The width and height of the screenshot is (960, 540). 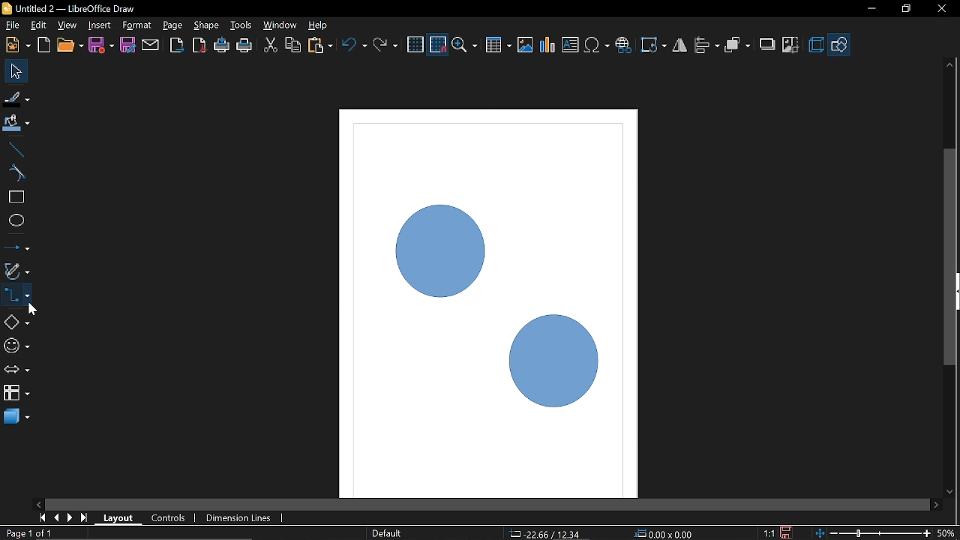 What do you see at coordinates (788, 532) in the screenshot?
I see `Save` at bounding box center [788, 532].